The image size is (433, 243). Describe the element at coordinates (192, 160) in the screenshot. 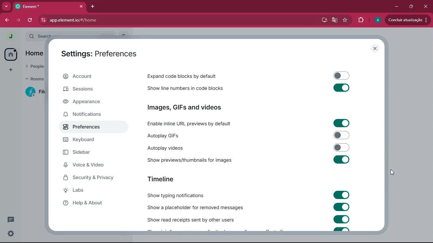

I see `show previews/thumbnails for images` at that location.